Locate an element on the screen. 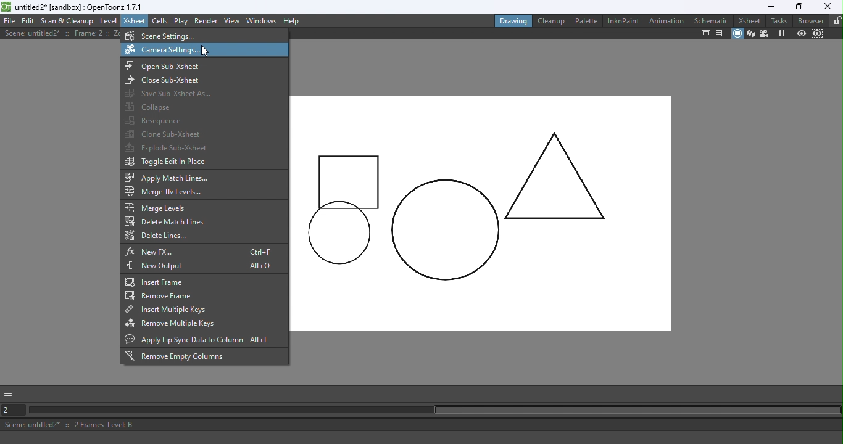  Freeze is located at coordinates (779, 33).